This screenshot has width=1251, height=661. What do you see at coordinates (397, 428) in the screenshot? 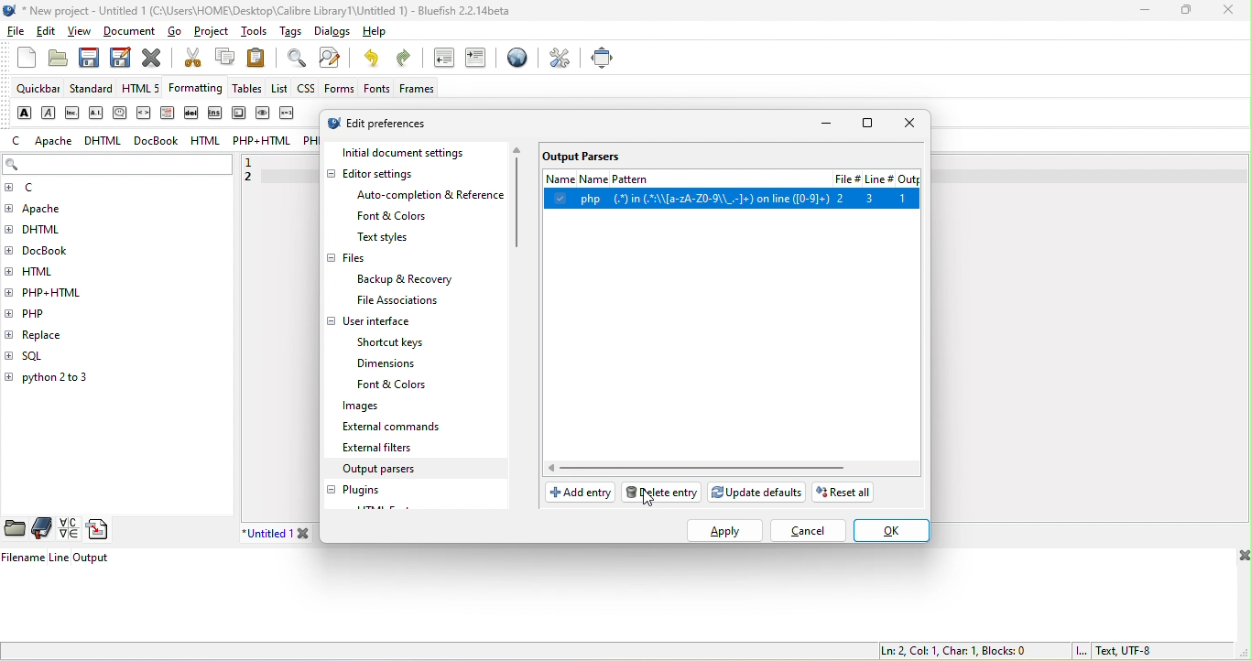
I see `external commands` at bounding box center [397, 428].